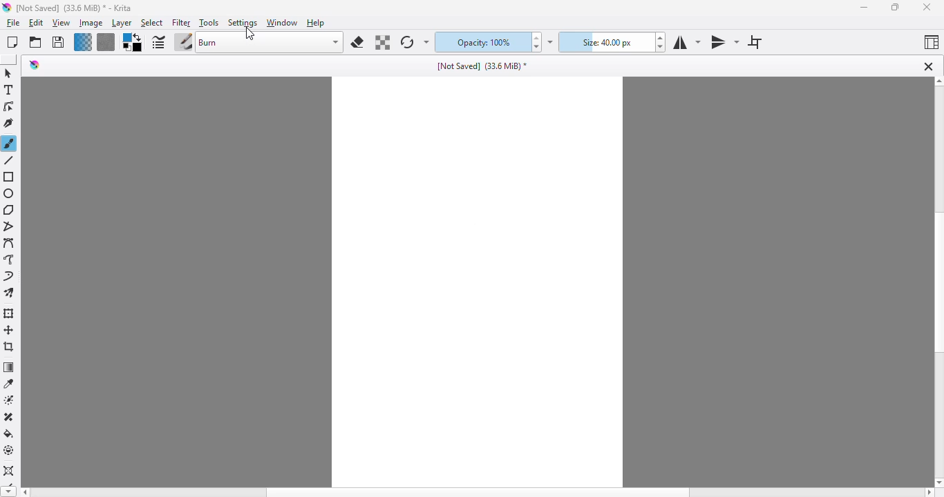 The image size is (944, 497). What do you see at coordinates (8, 73) in the screenshot?
I see `select shapes tool` at bounding box center [8, 73].